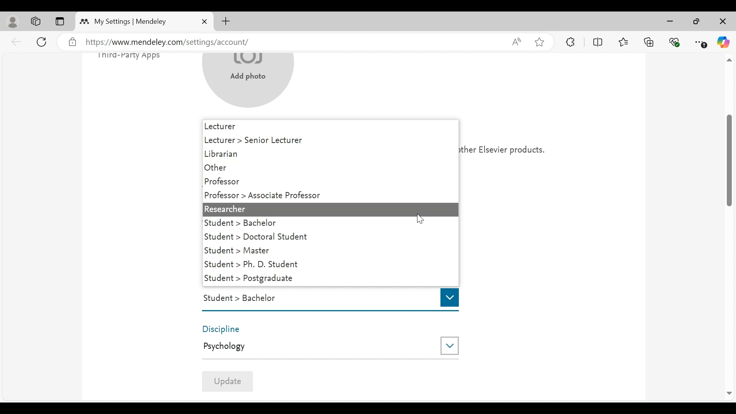  I want to click on Librarian, so click(329, 154).